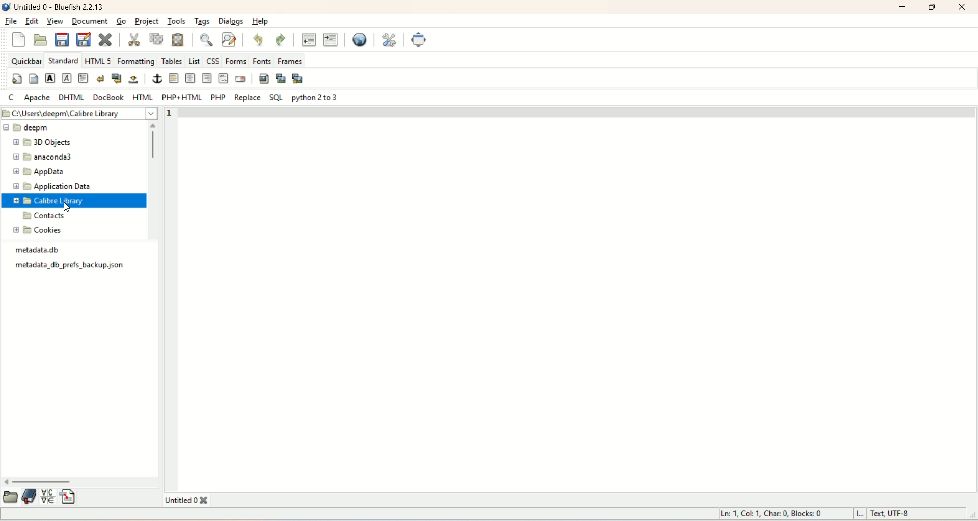 This screenshot has width=978, height=521. I want to click on deepm, so click(71, 128).